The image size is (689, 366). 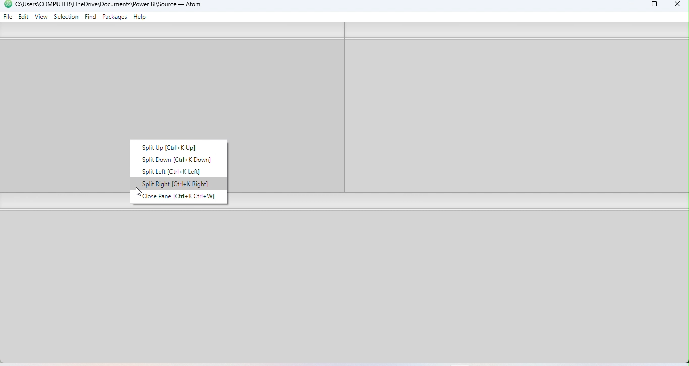 I want to click on Packages, so click(x=116, y=17).